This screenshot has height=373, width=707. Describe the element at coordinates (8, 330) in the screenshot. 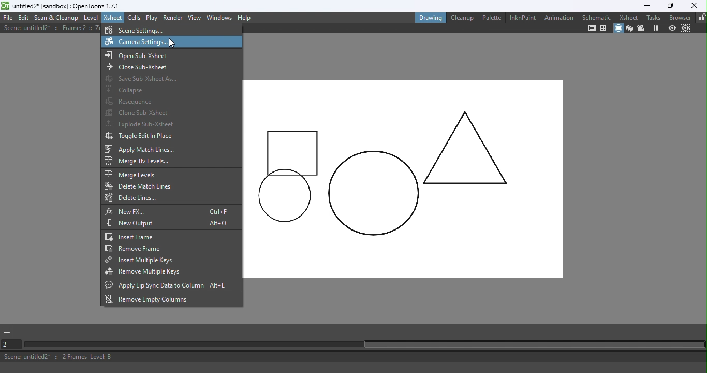

I see `More options` at that location.